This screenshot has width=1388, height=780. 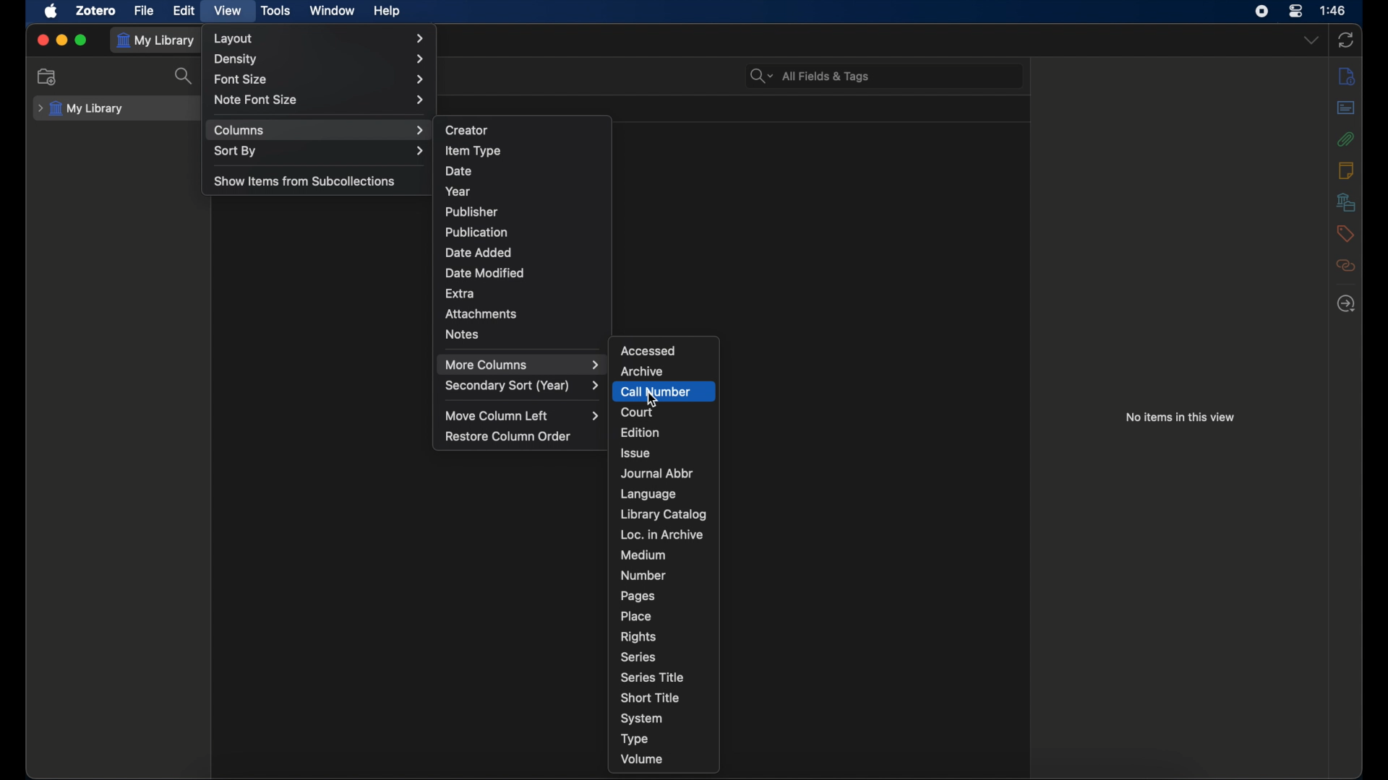 What do you see at coordinates (484, 273) in the screenshot?
I see `date modified` at bounding box center [484, 273].